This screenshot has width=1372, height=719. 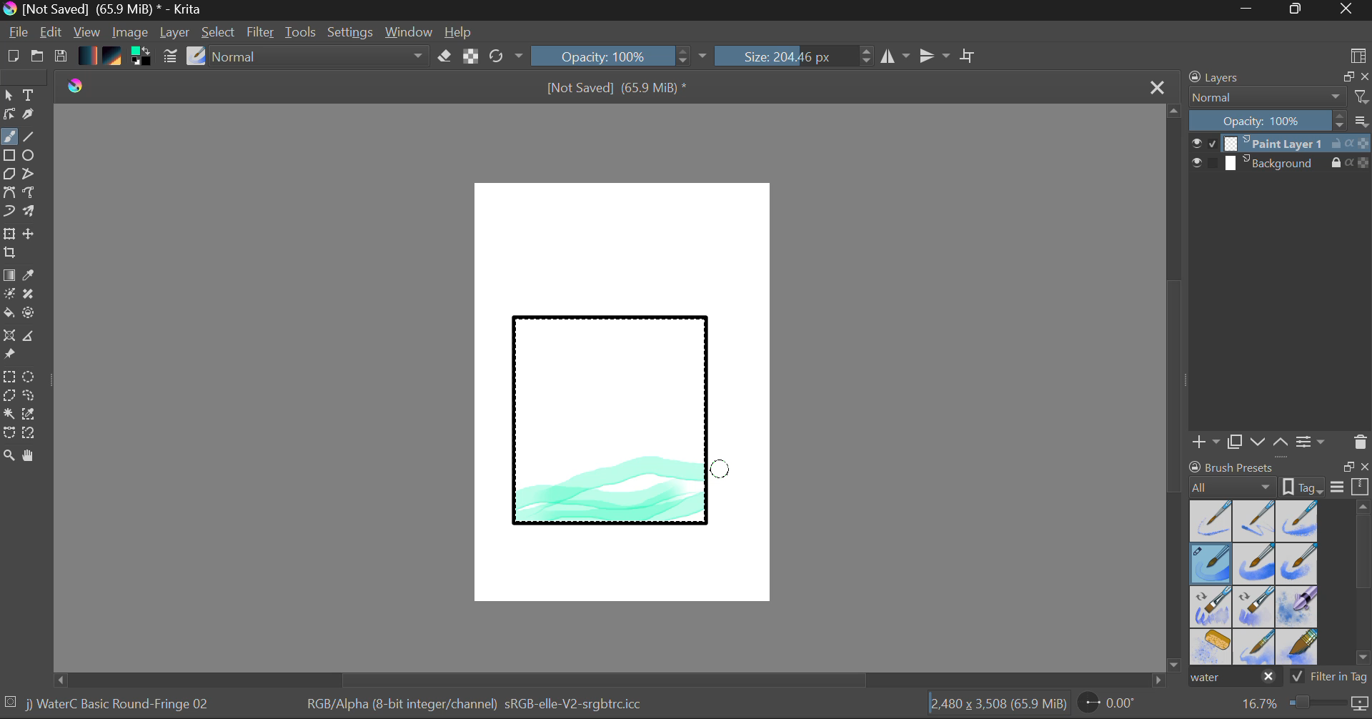 What do you see at coordinates (1206, 442) in the screenshot?
I see `Add Layer` at bounding box center [1206, 442].